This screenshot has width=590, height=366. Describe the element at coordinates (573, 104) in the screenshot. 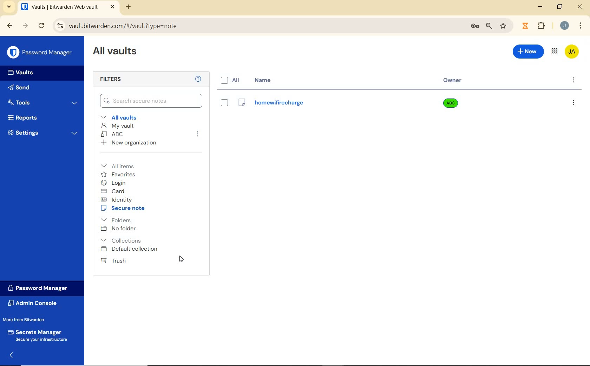

I see `more options` at that location.